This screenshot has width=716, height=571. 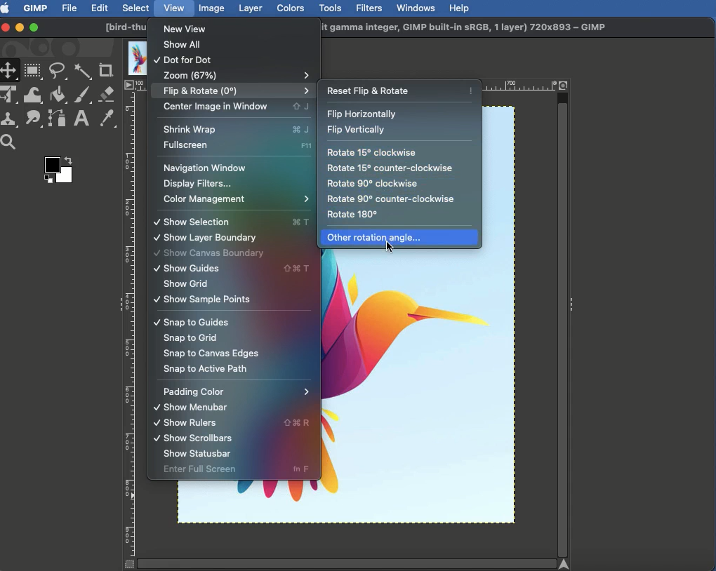 I want to click on Smudge tool, so click(x=32, y=119).